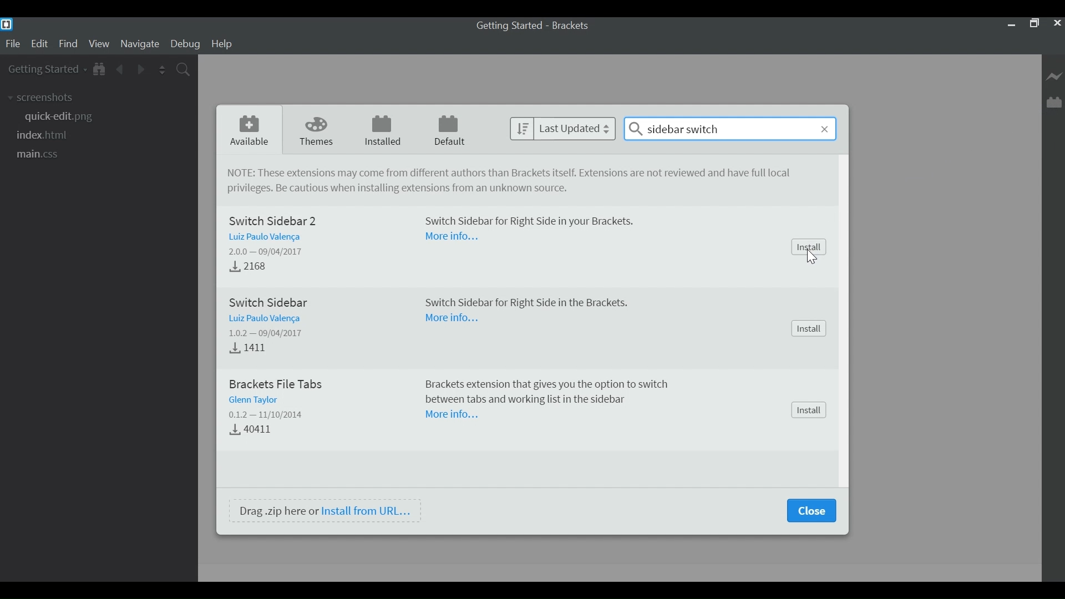  I want to click on last Updated, so click(564, 128).